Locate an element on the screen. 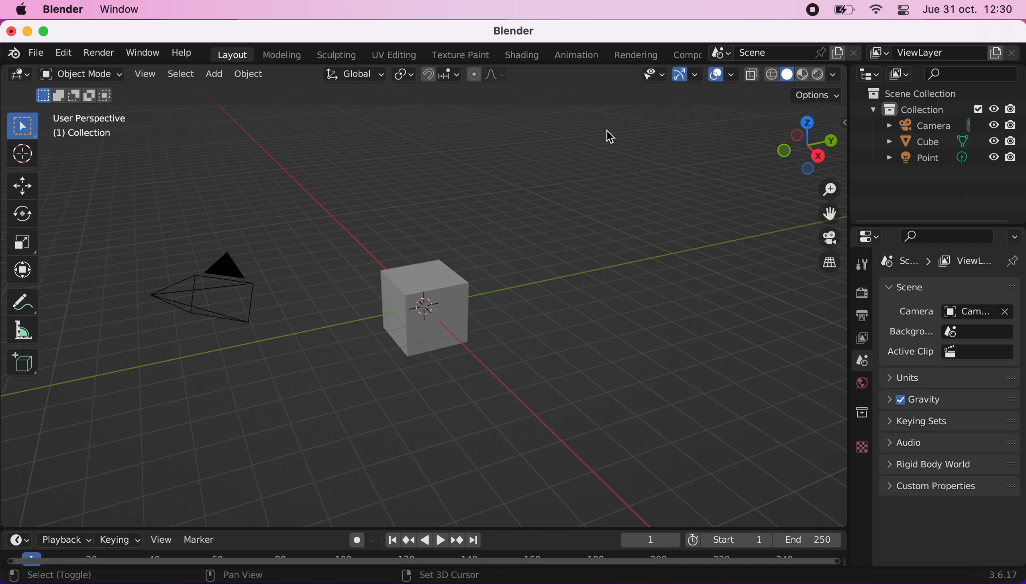  scene collection is located at coordinates (909, 93).